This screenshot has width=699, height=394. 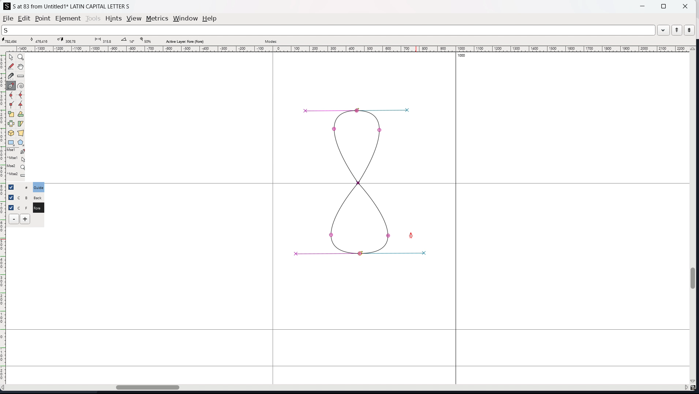 What do you see at coordinates (102, 40) in the screenshot?
I see `distance between points` at bounding box center [102, 40].